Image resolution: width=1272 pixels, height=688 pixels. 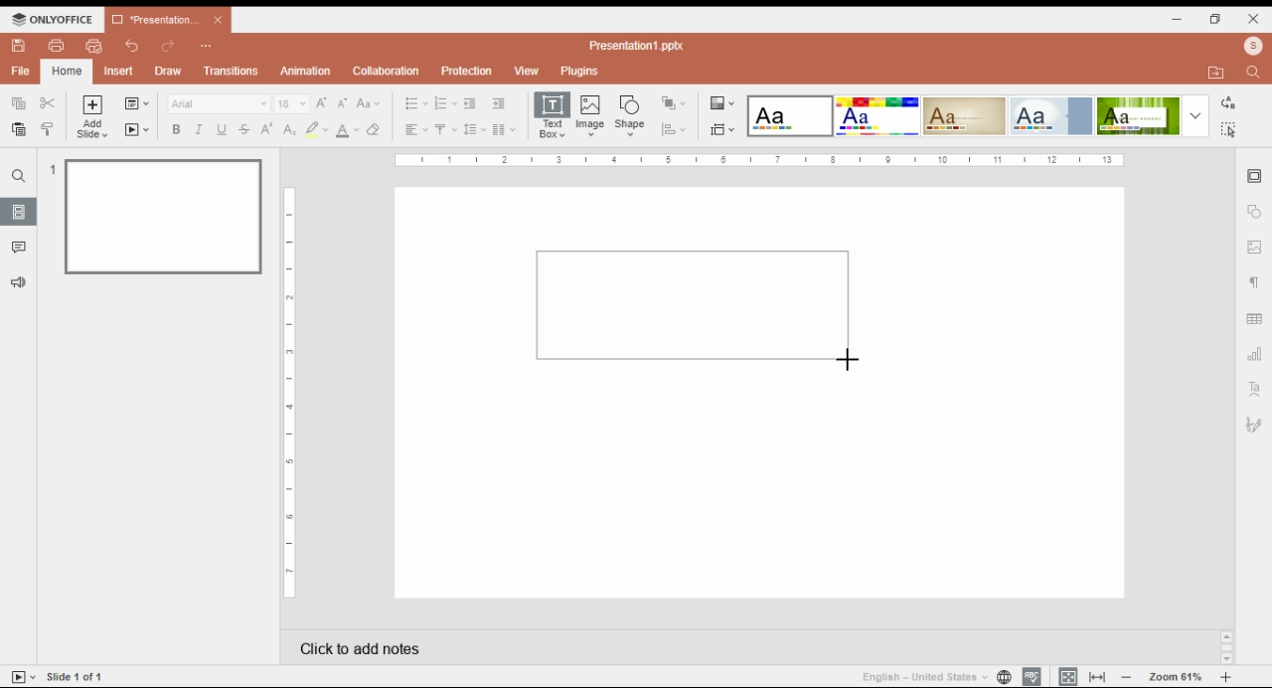 I want to click on mouse pointer, so click(x=848, y=359).